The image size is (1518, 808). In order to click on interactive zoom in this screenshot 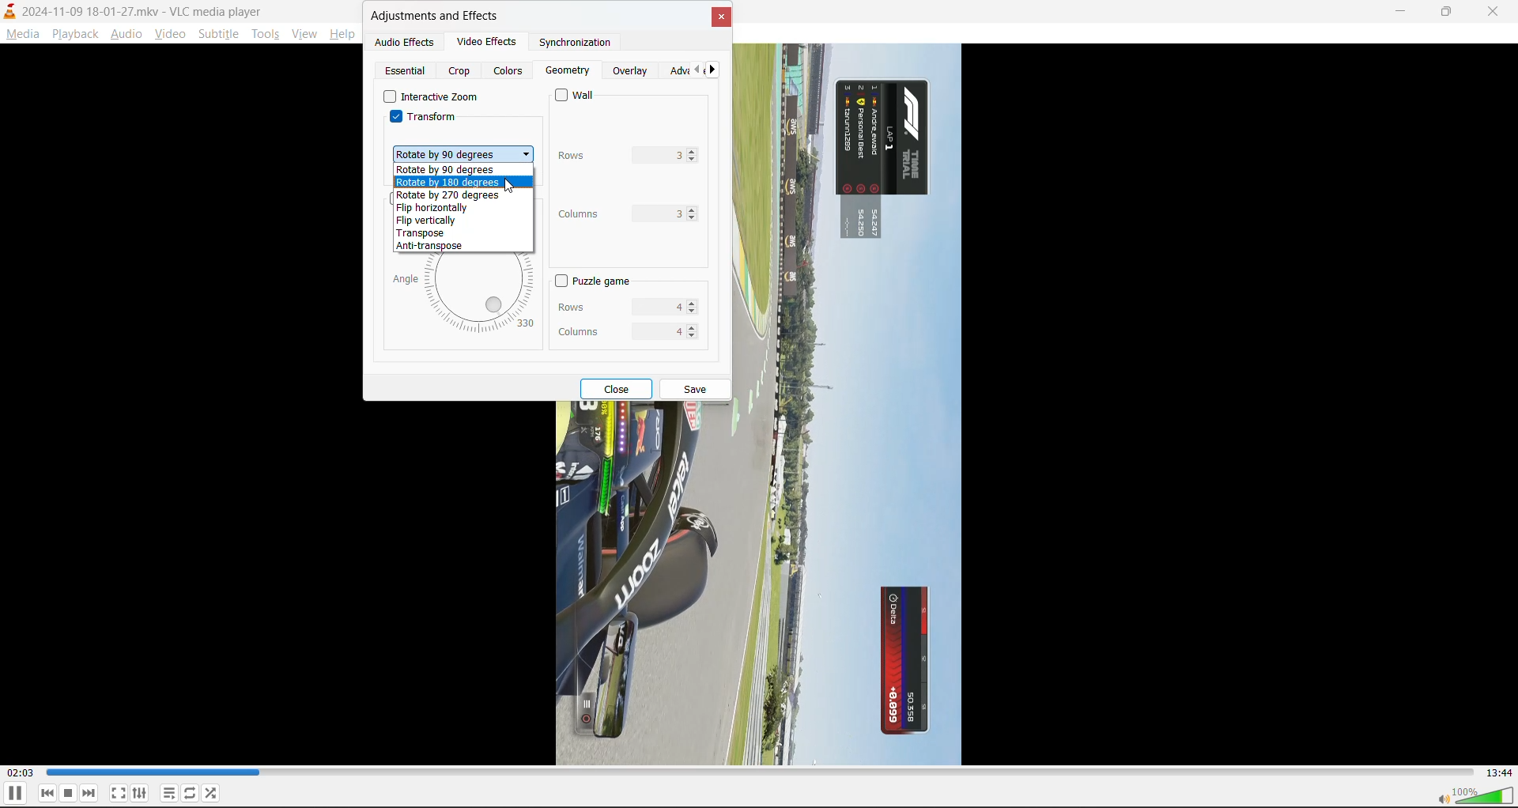, I will do `click(431, 99)`.